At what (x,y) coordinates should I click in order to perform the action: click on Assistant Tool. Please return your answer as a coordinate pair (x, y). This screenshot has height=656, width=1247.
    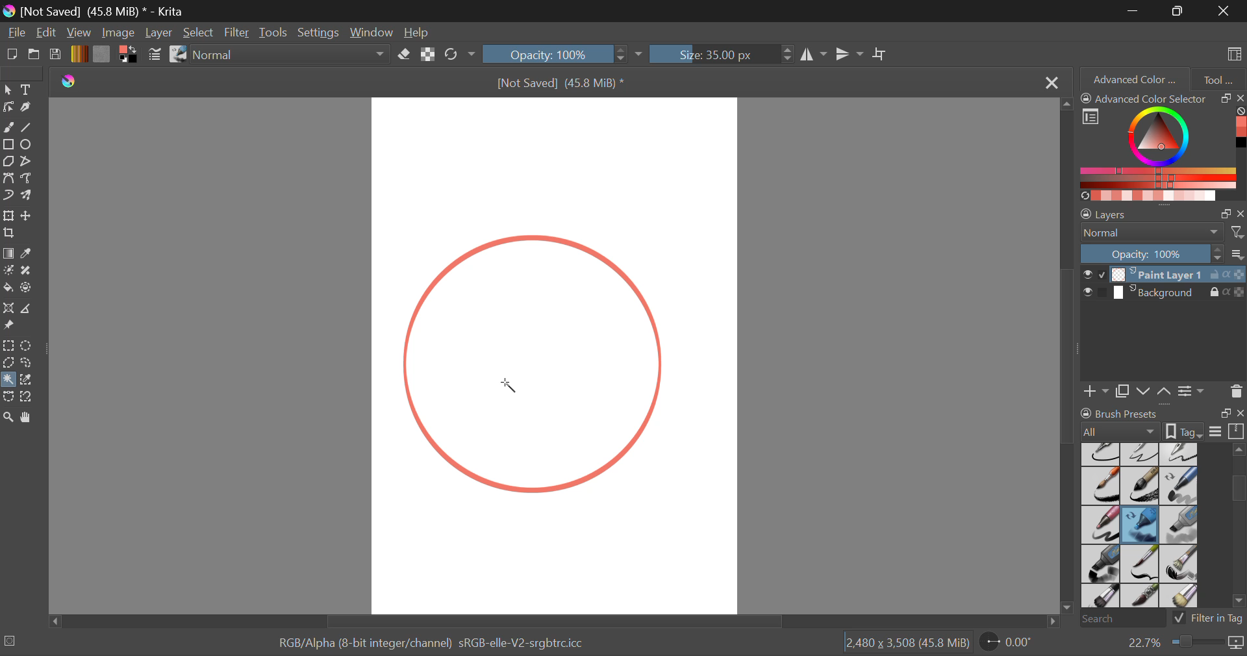
    Looking at the image, I should click on (9, 310).